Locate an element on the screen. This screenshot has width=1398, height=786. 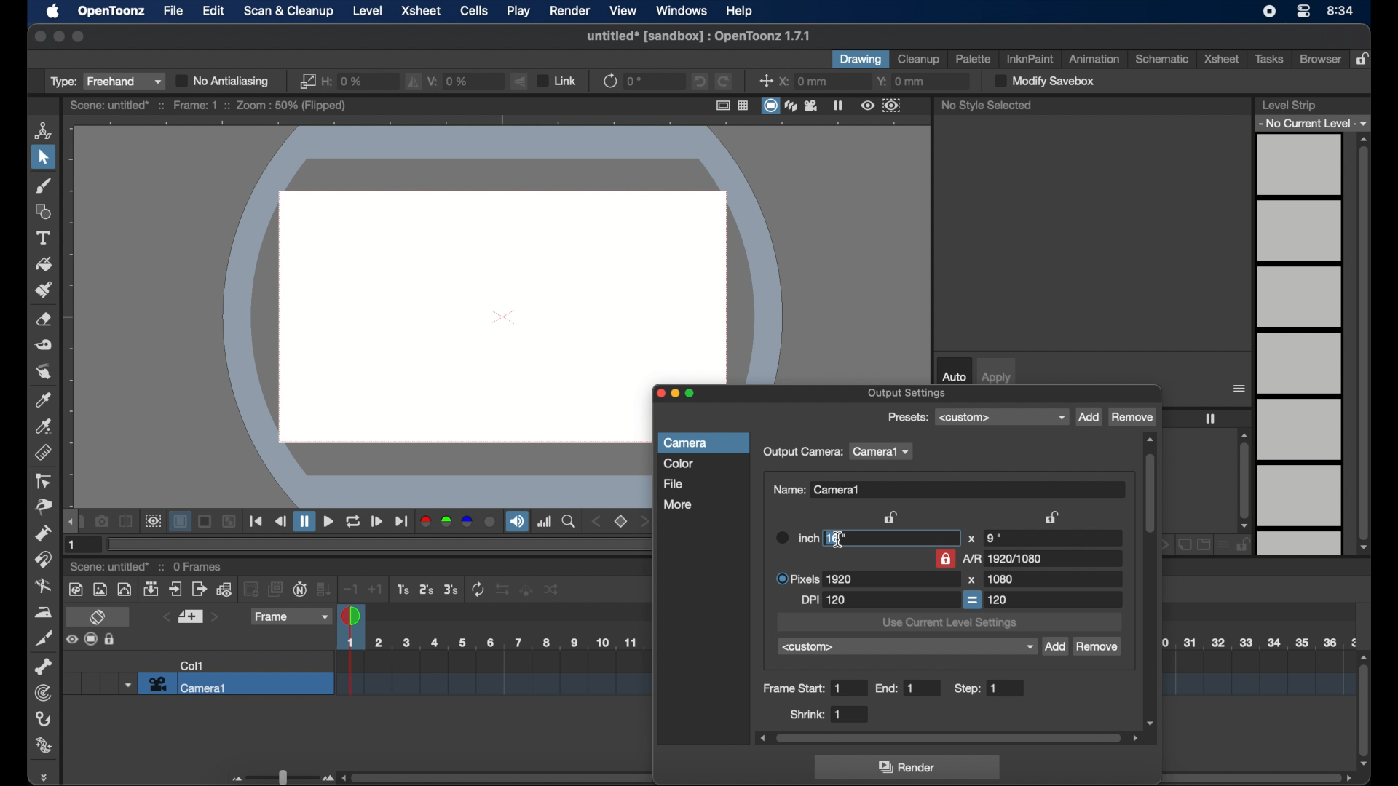
close is located at coordinates (657, 395).